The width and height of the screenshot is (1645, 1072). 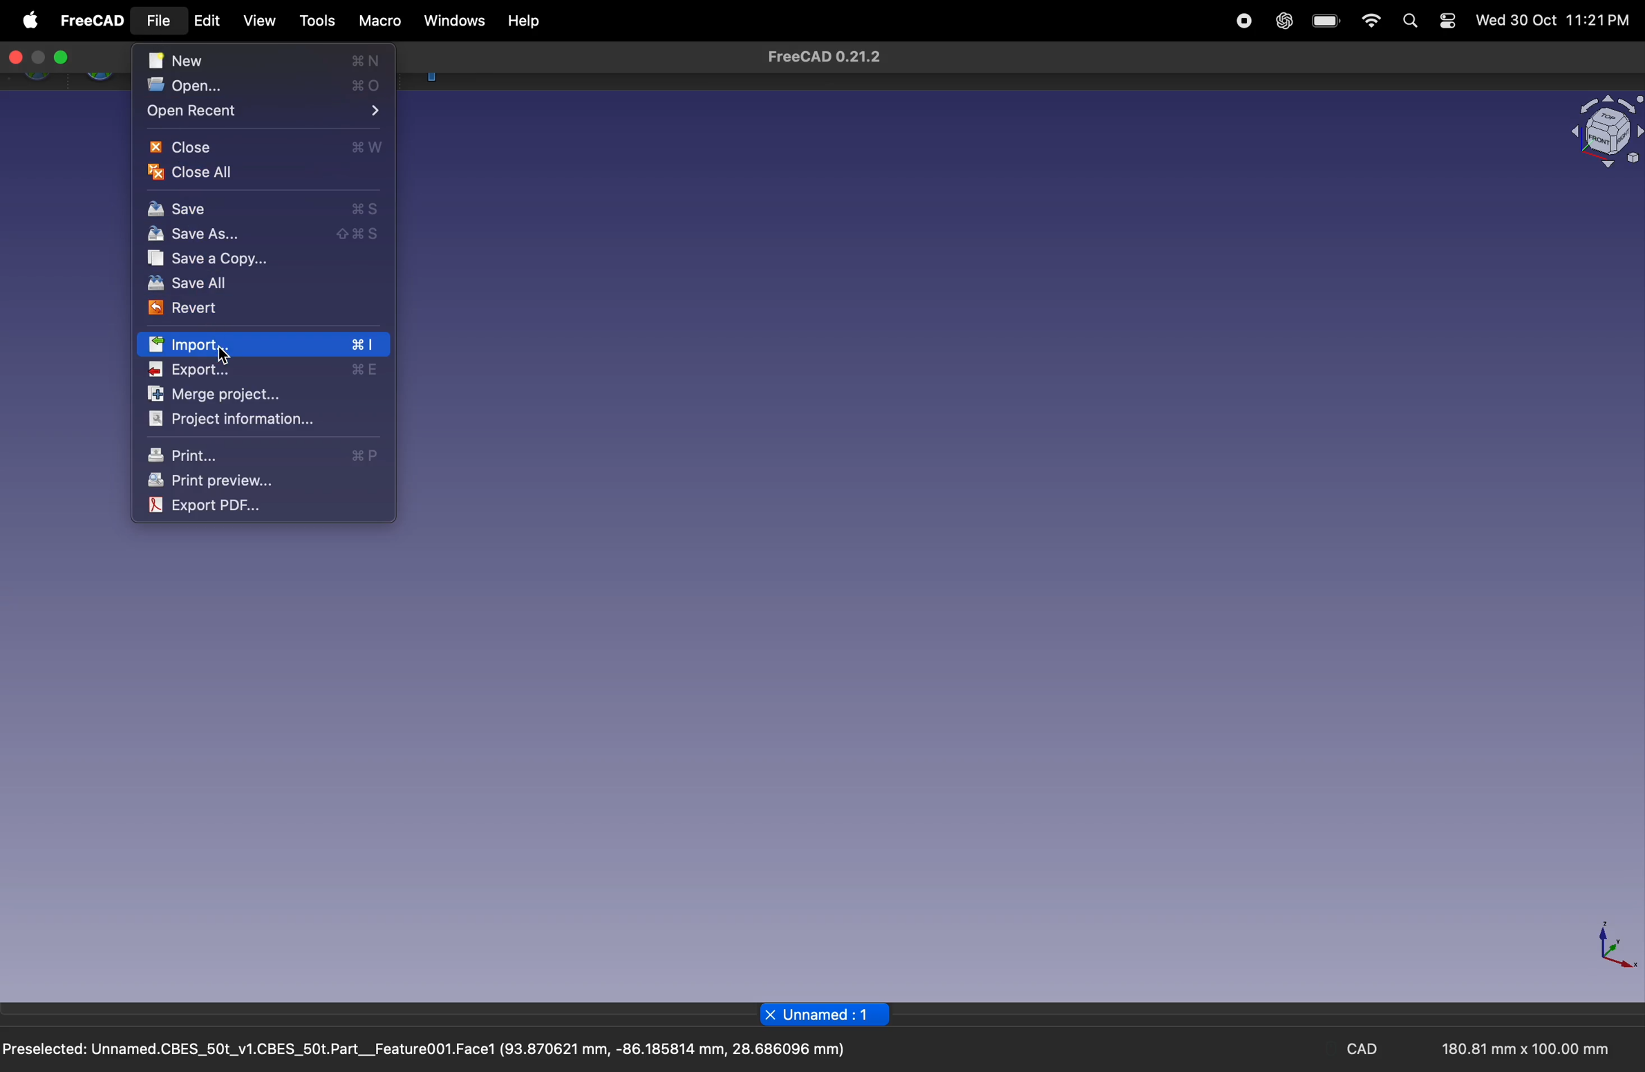 What do you see at coordinates (1609, 947) in the screenshot?
I see `axis` at bounding box center [1609, 947].